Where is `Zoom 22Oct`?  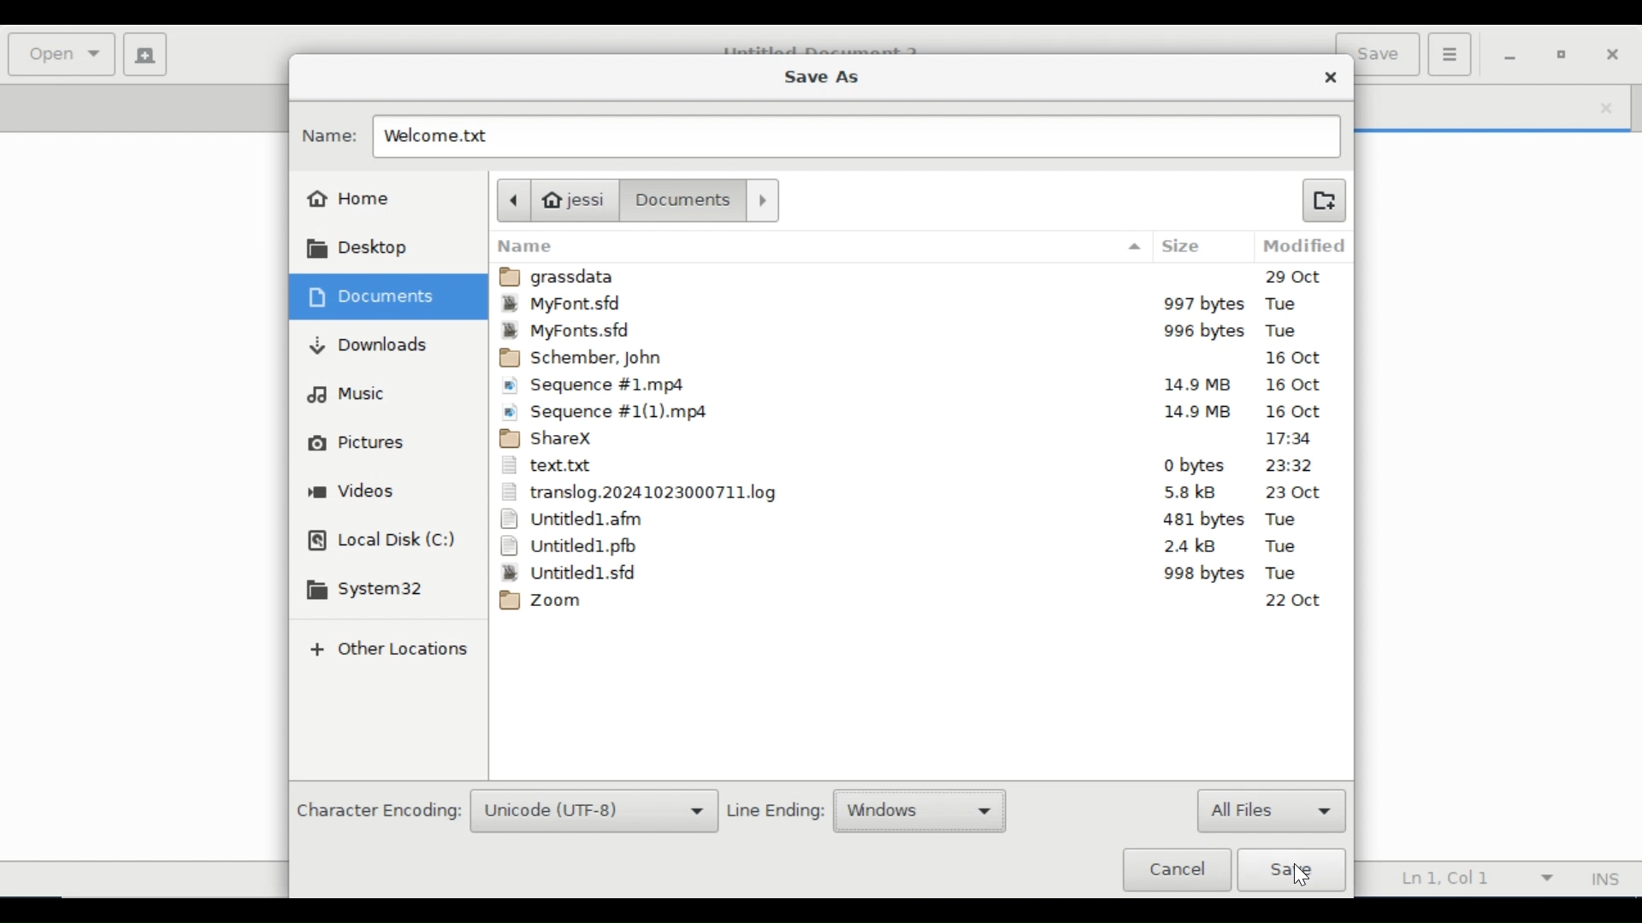 Zoom 22Oct is located at coordinates (913, 601).